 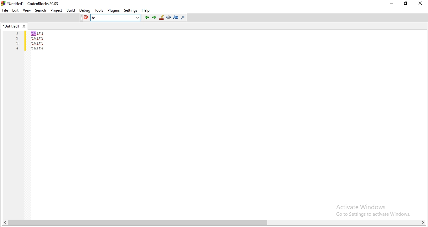 I want to click on te, so click(x=97, y=18).